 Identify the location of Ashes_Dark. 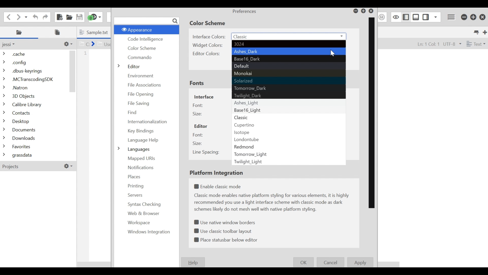
(289, 51).